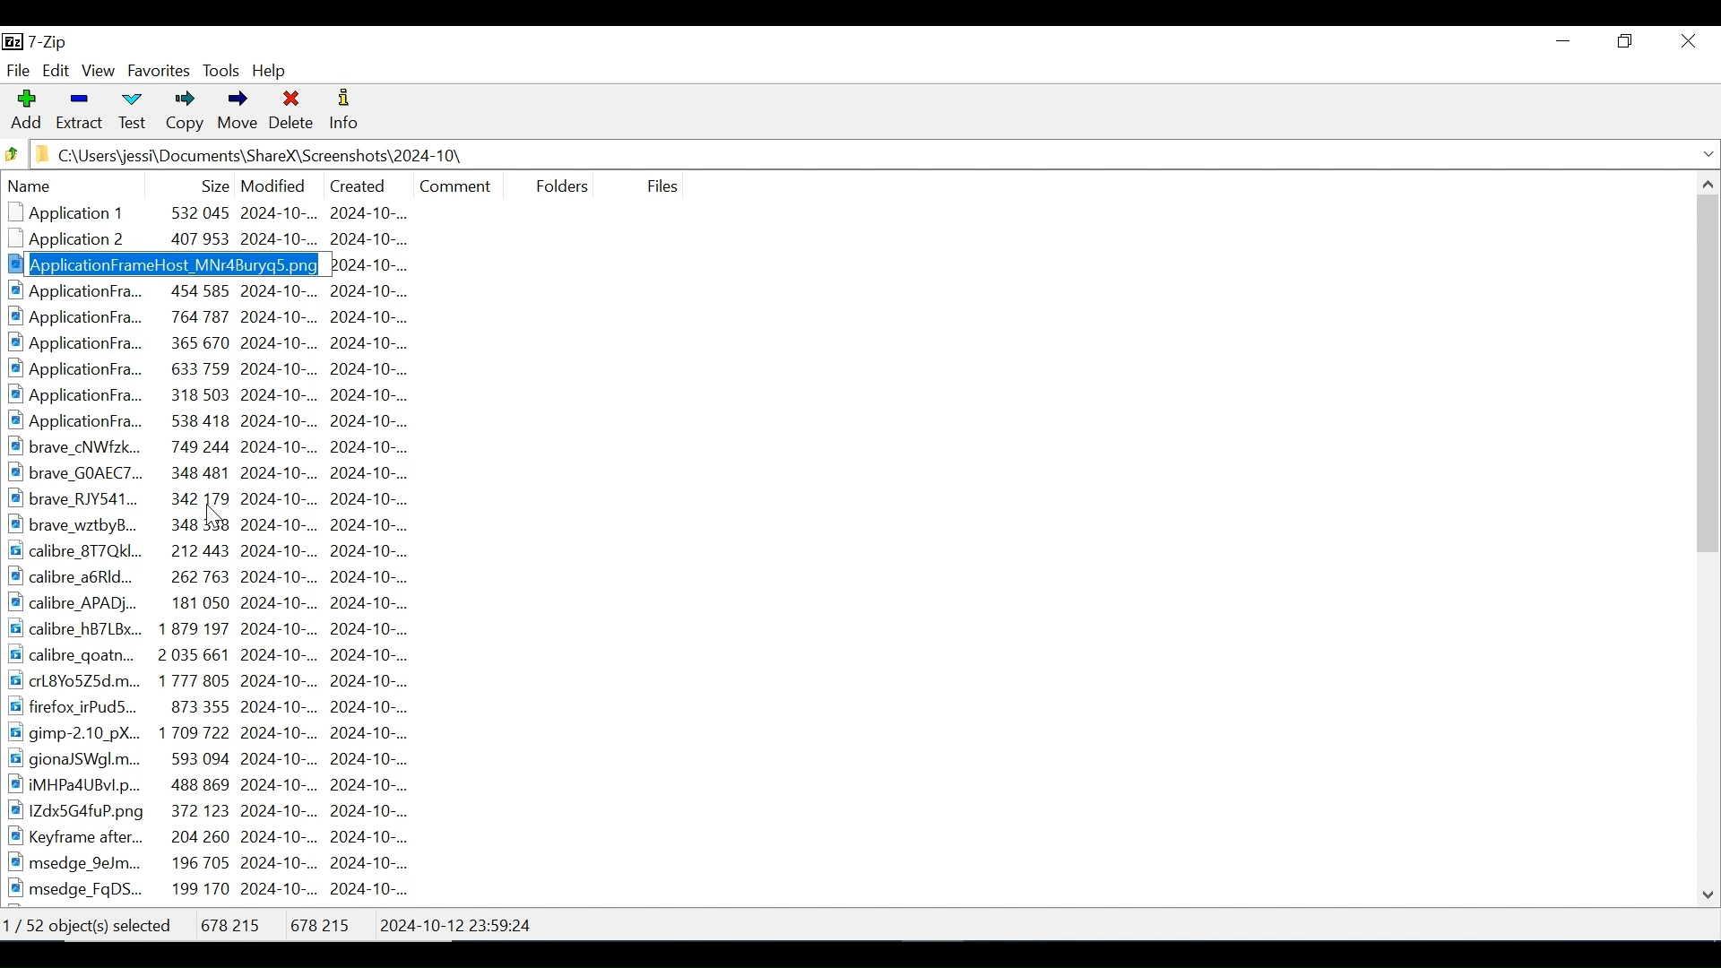  Describe the element at coordinates (223, 292) in the screenshot. I see `ApplicationFra... 454 585 2024-10-... 2024-10-...` at that location.